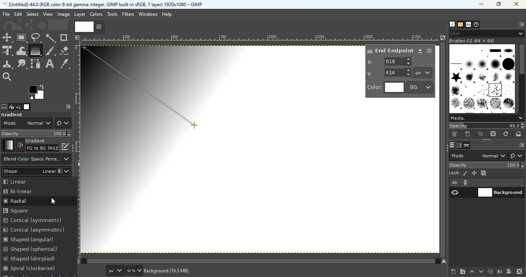 The height and width of the screenshot is (277, 526). What do you see at coordinates (63, 123) in the screenshot?
I see `Switch to another group of modes` at bounding box center [63, 123].